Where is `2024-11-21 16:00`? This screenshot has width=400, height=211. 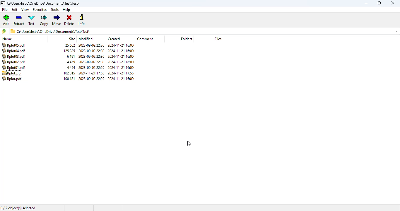 2024-11-21 16:00 is located at coordinates (122, 78).